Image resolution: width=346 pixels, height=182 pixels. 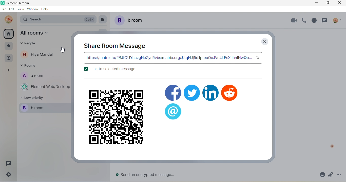 I want to click on copy link, so click(x=258, y=58).